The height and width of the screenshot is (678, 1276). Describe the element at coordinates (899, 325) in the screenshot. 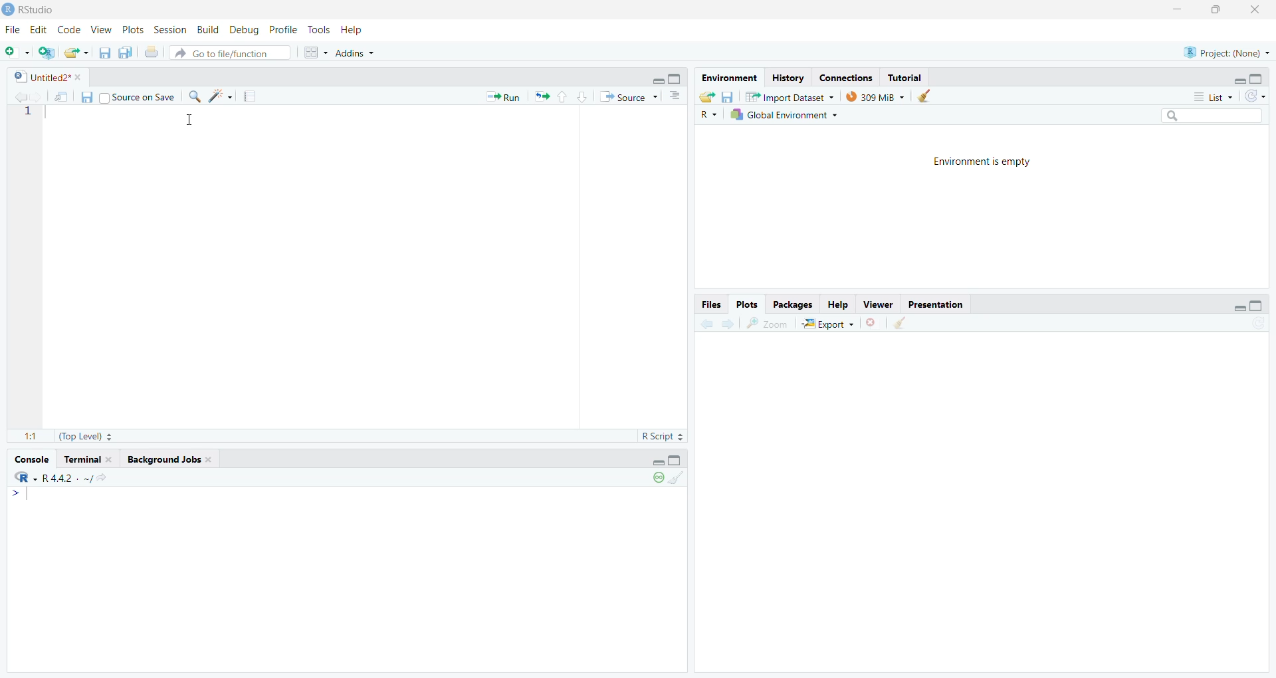

I see `clear` at that location.